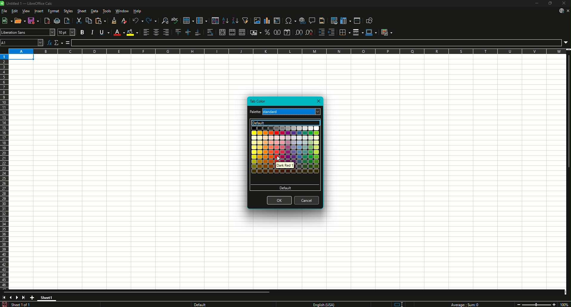 Image resolution: width=571 pixels, height=307 pixels. I want to click on Background Color, so click(132, 32).